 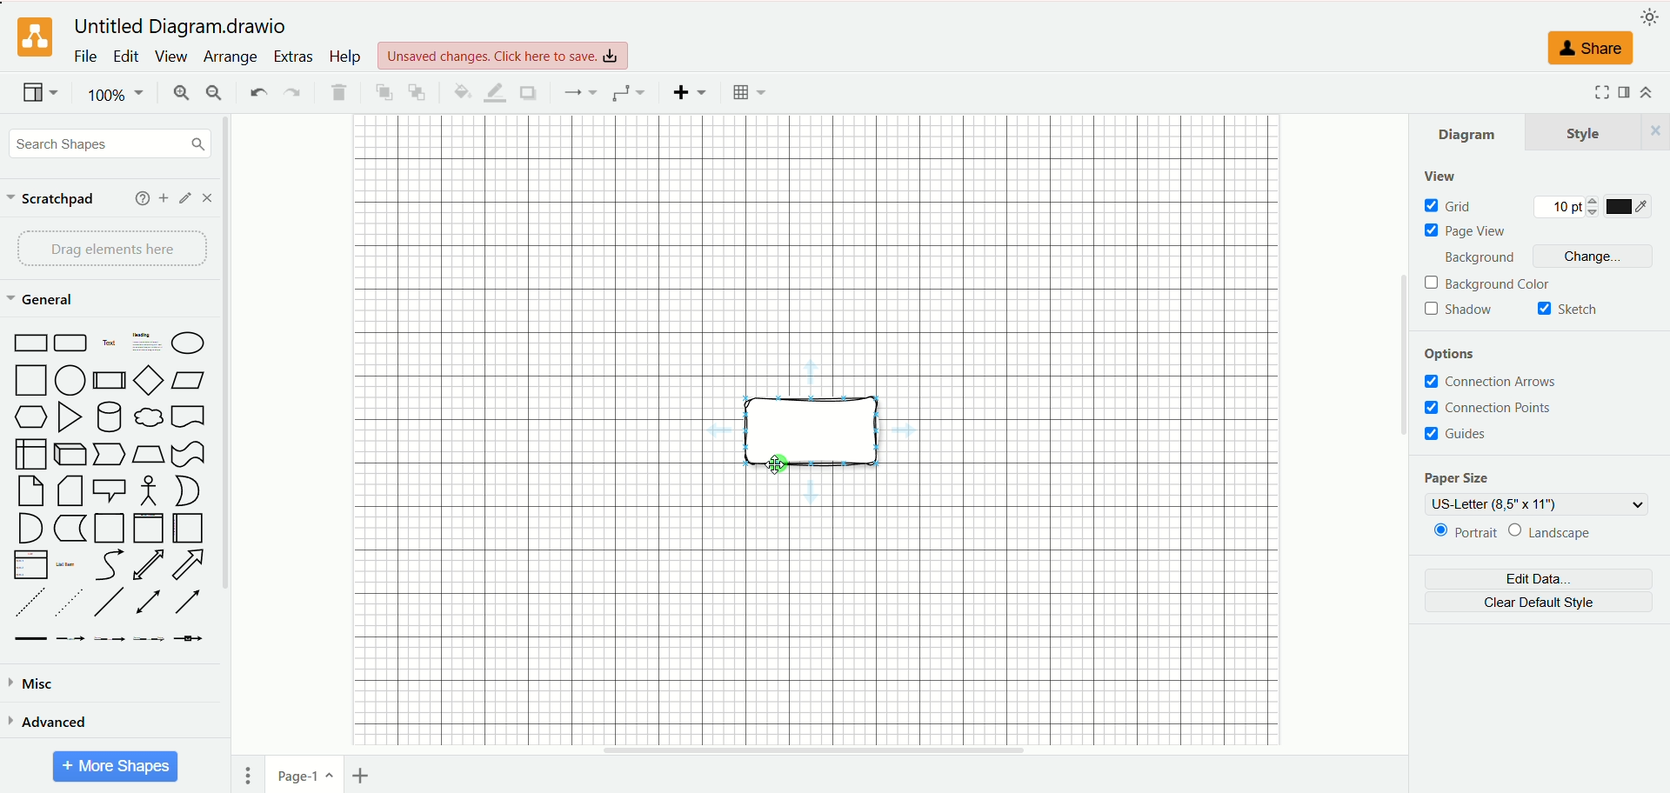 I want to click on scratchpad, so click(x=51, y=200).